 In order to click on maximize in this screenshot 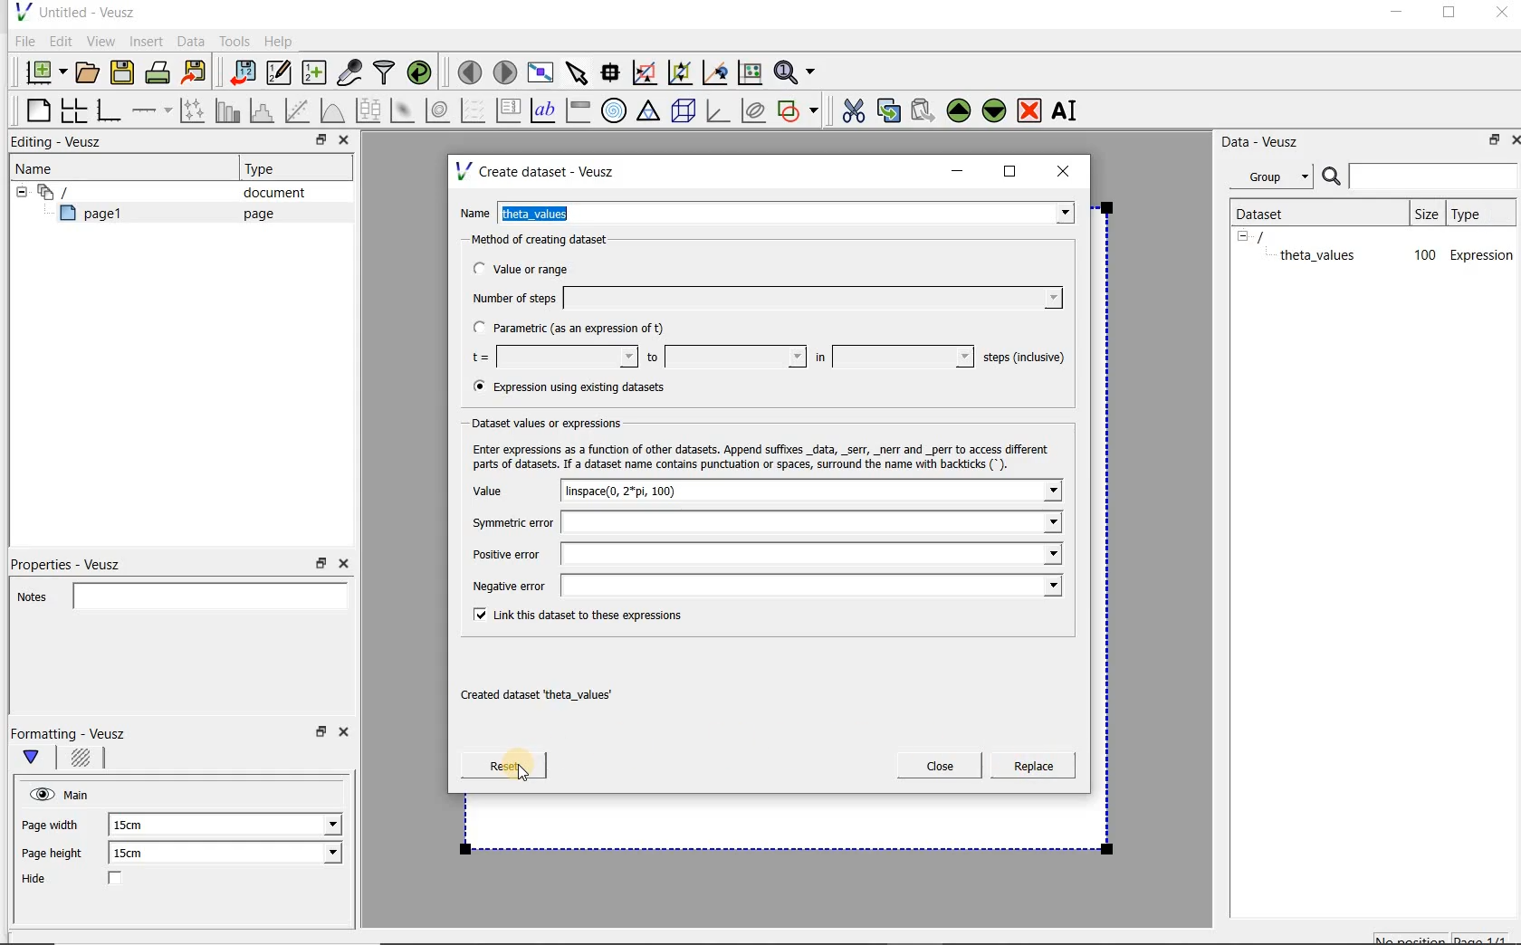, I will do `click(1449, 15)`.